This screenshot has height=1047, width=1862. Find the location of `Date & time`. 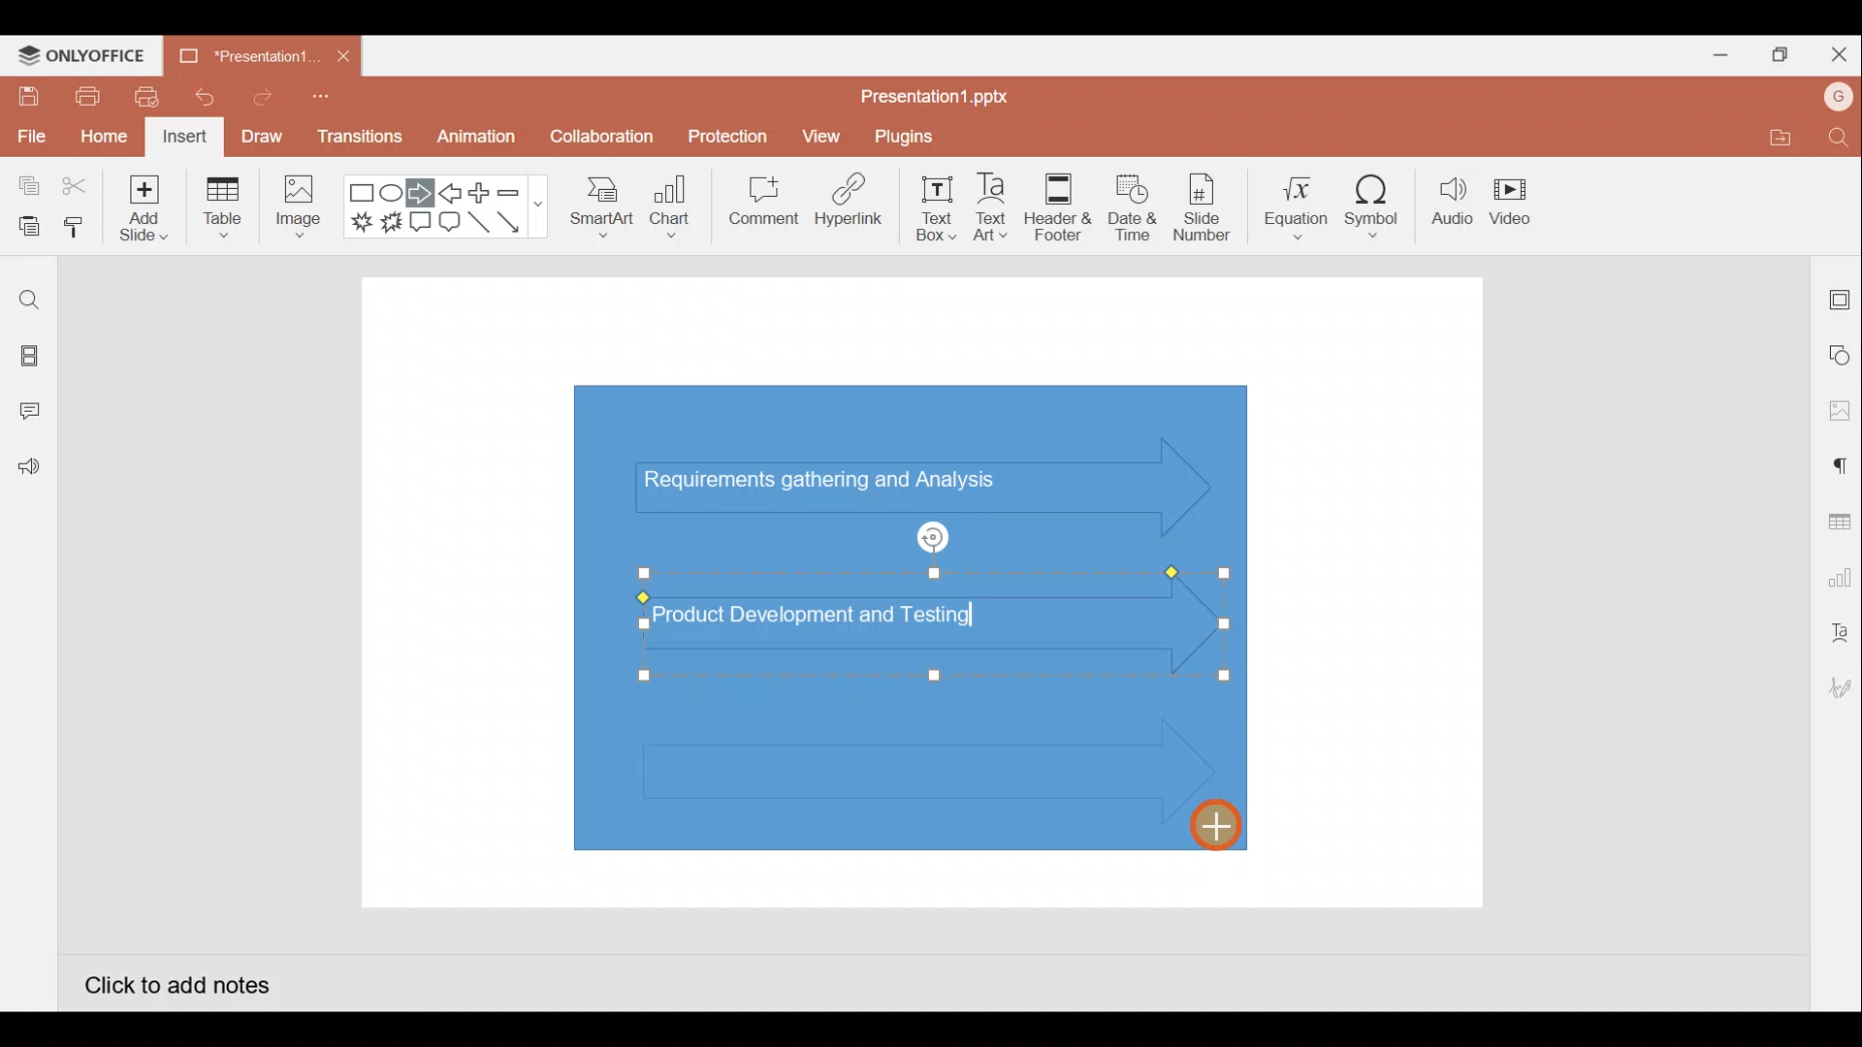

Date & time is located at coordinates (1133, 207).